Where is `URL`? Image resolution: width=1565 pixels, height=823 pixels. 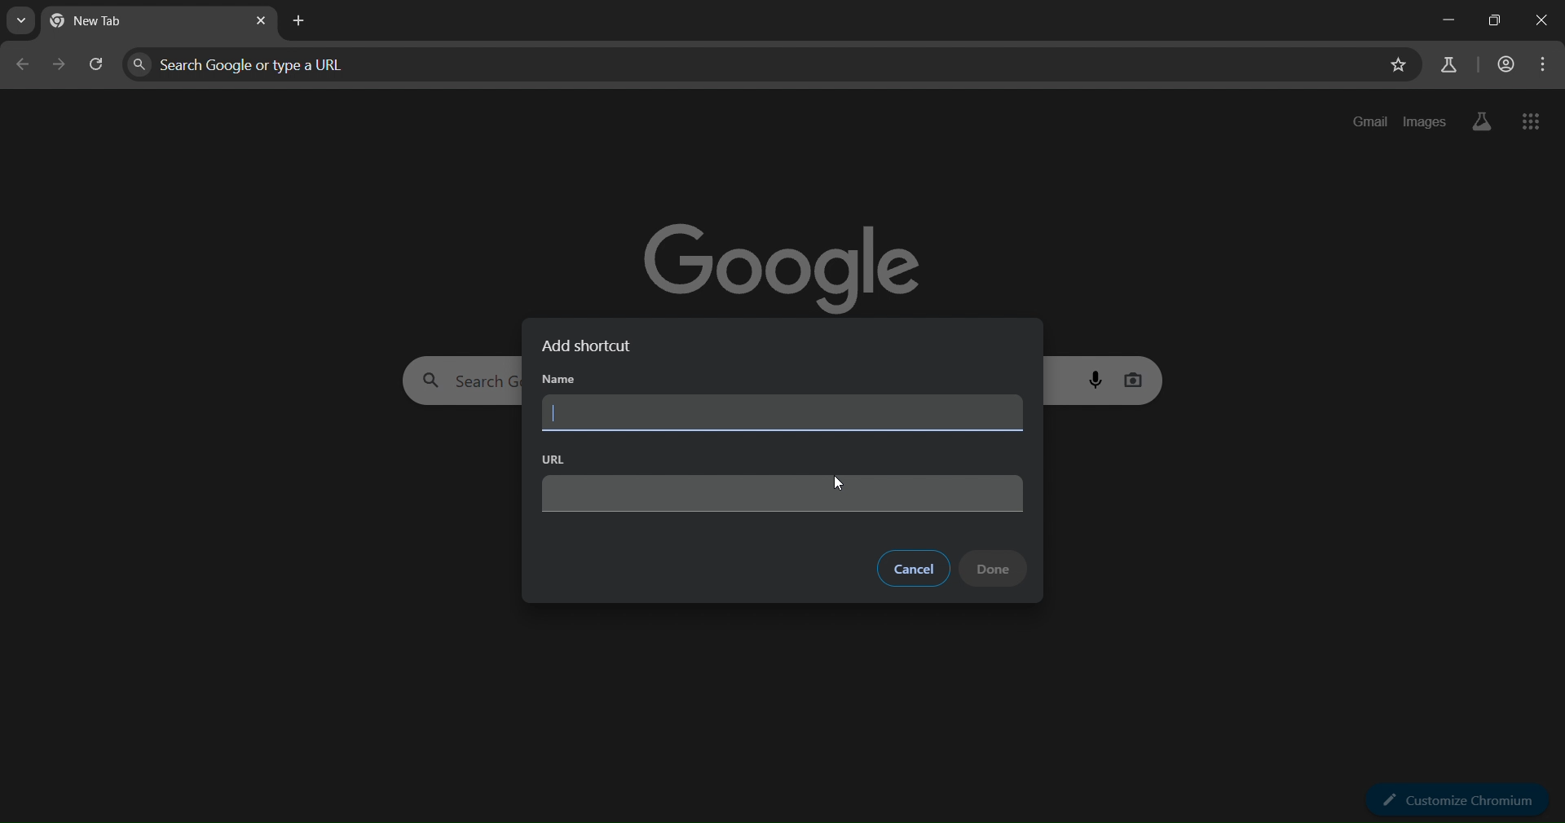 URL is located at coordinates (550, 459).